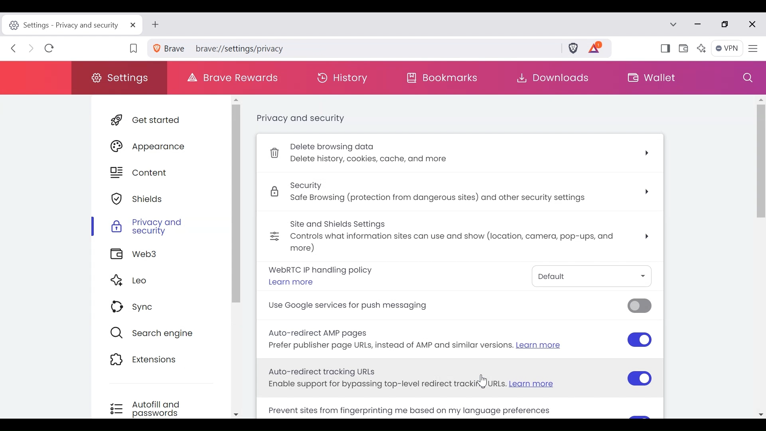  I want to click on Brave Shields, so click(575, 49).